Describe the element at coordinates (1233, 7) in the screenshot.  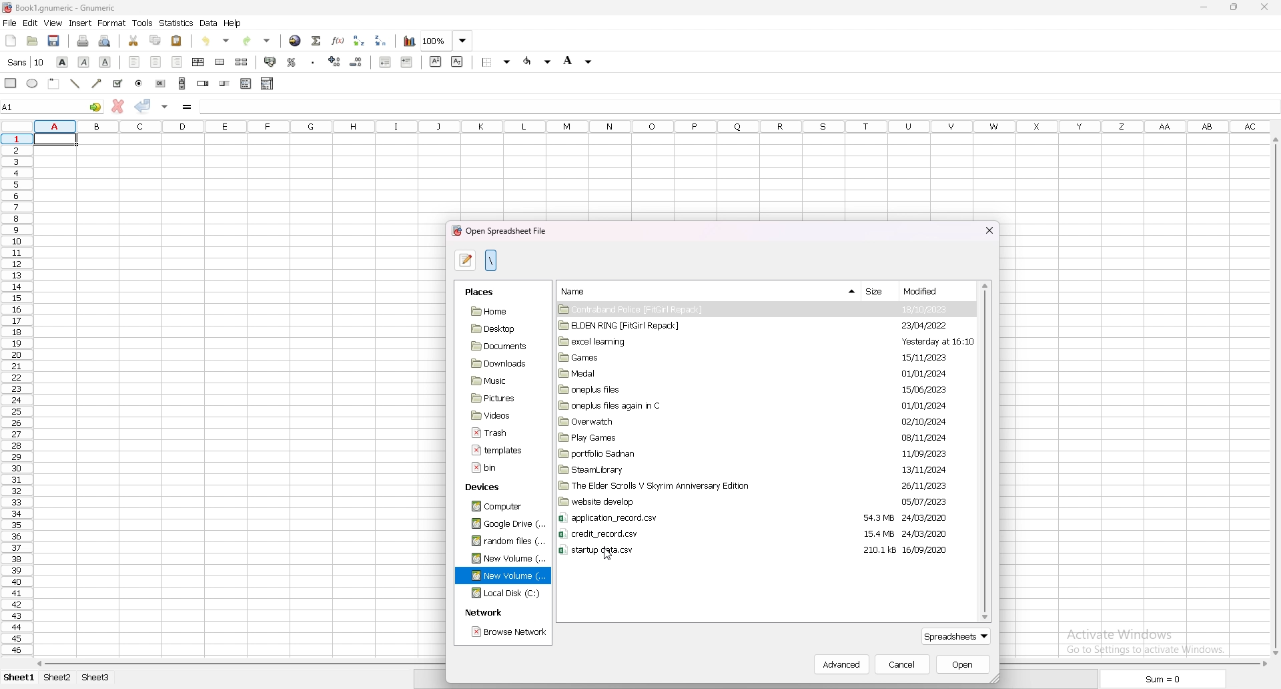
I see `resize` at that location.